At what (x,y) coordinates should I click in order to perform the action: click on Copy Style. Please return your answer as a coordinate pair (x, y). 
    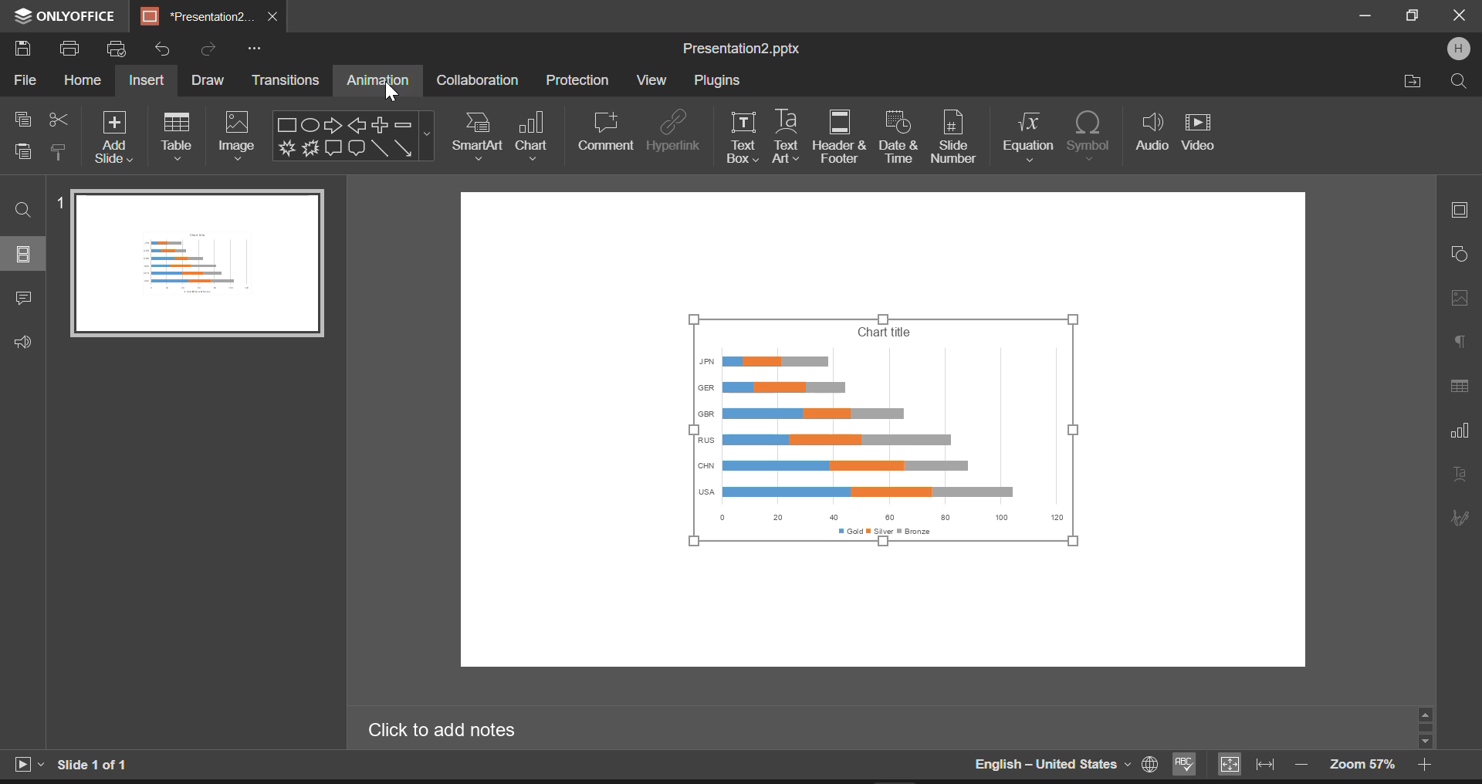
    Looking at the image, I should click on (59, 154).